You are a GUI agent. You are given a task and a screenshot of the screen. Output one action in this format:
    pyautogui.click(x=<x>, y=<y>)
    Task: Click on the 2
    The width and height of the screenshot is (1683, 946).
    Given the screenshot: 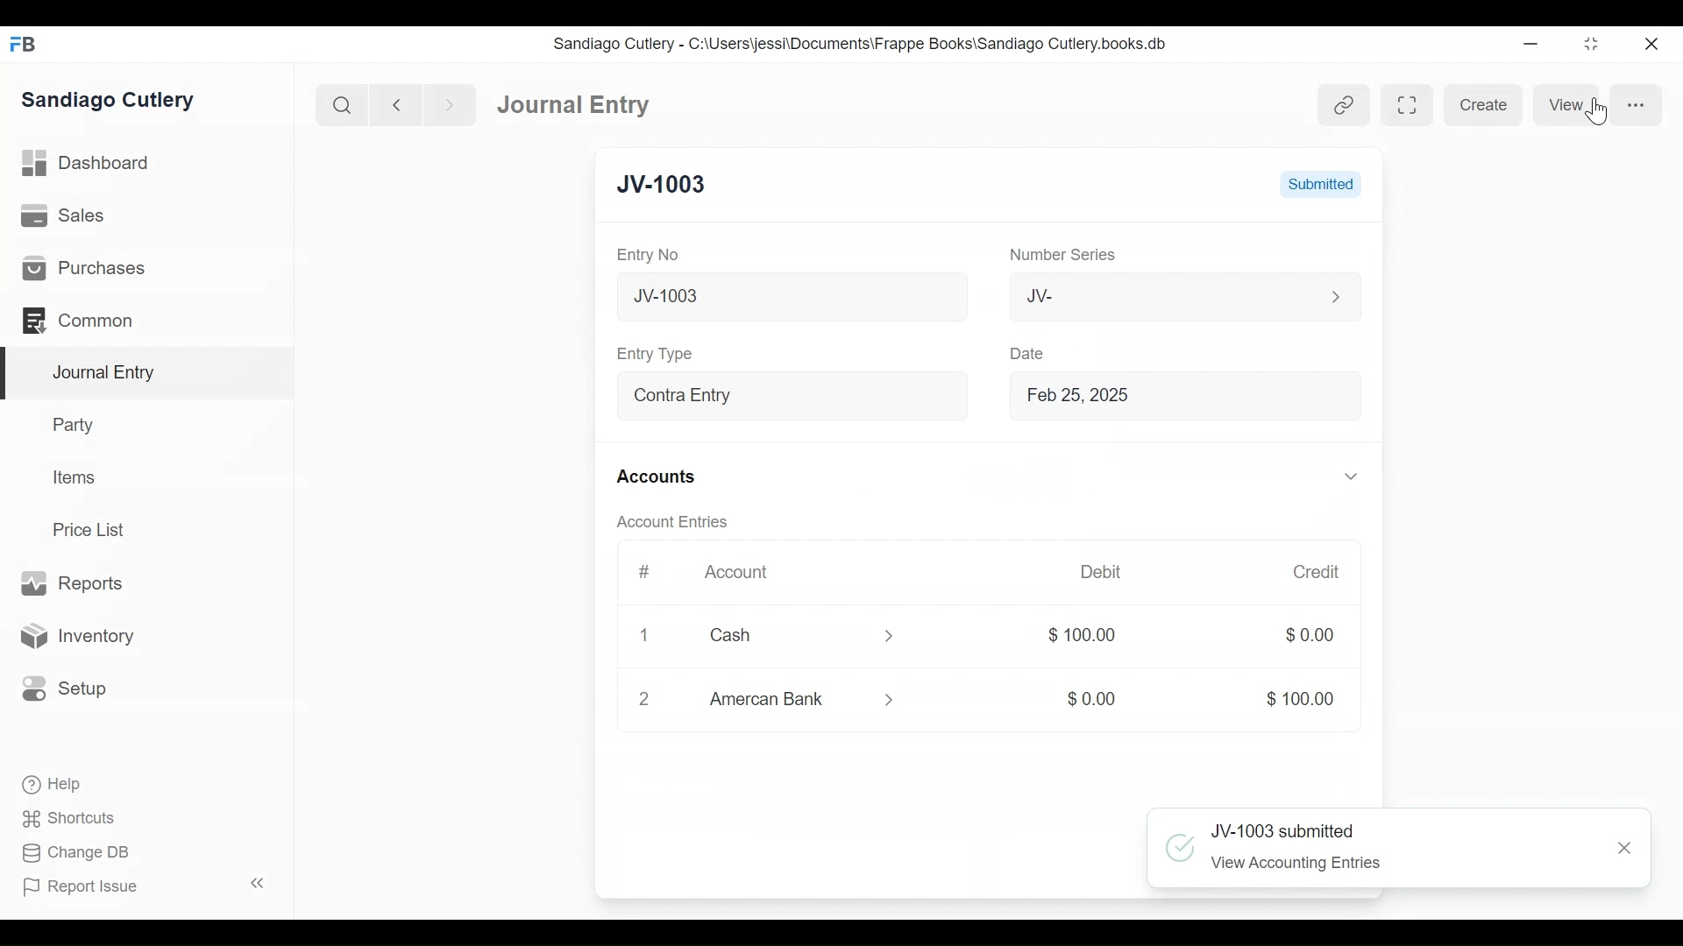 What is the action you would take?
    pyautogui.click(x=643, y=699)
    